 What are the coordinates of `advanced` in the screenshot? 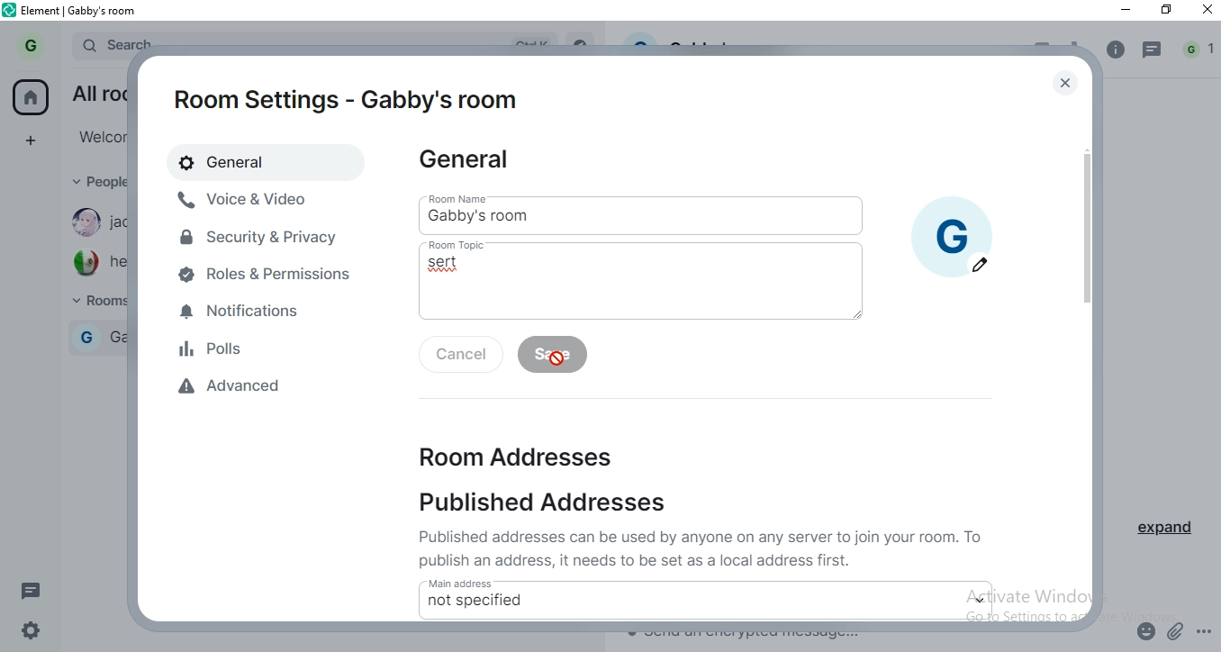 It's located at (285, 389).